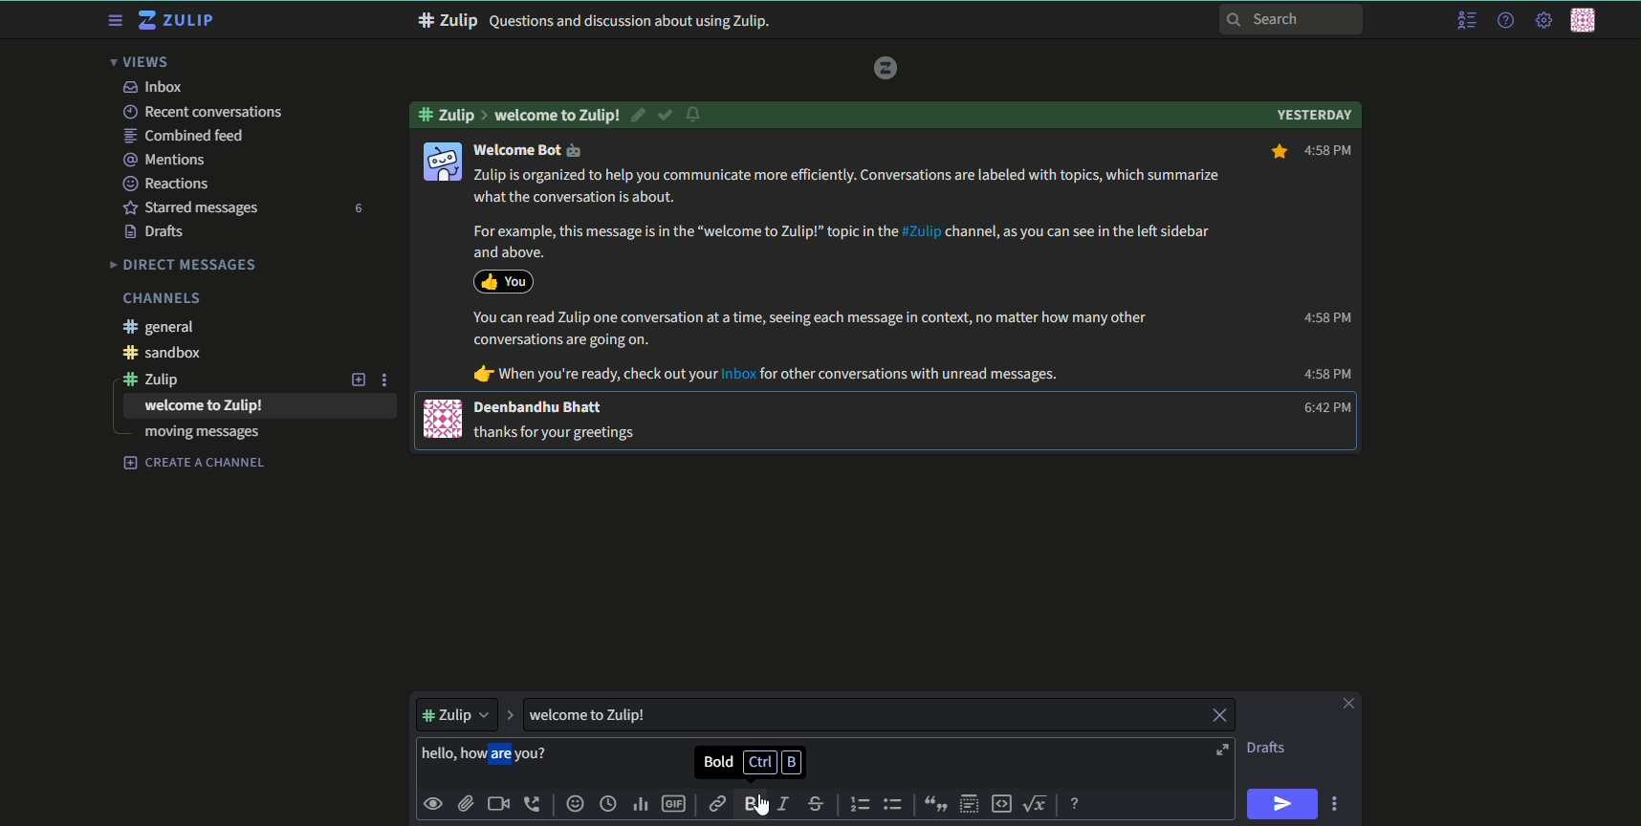  Describe the element at coordinates (540, 406) in the screenshot. I see `Deenbandhu Bhatt` at that location.